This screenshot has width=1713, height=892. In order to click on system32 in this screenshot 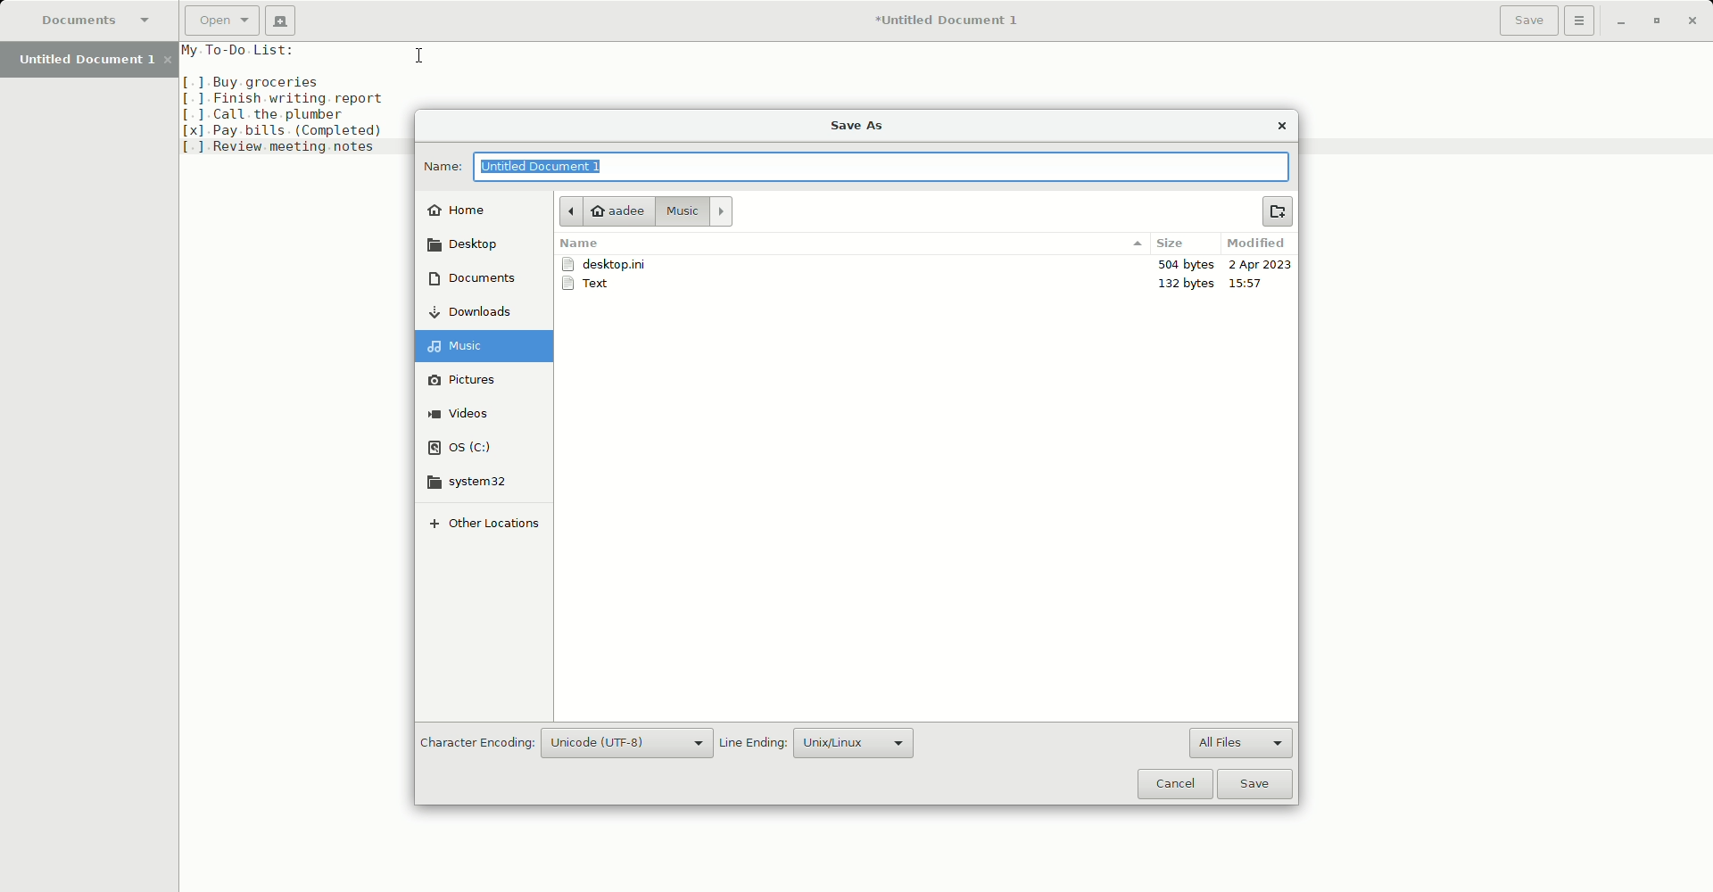, I will do `click(469, 482)`.